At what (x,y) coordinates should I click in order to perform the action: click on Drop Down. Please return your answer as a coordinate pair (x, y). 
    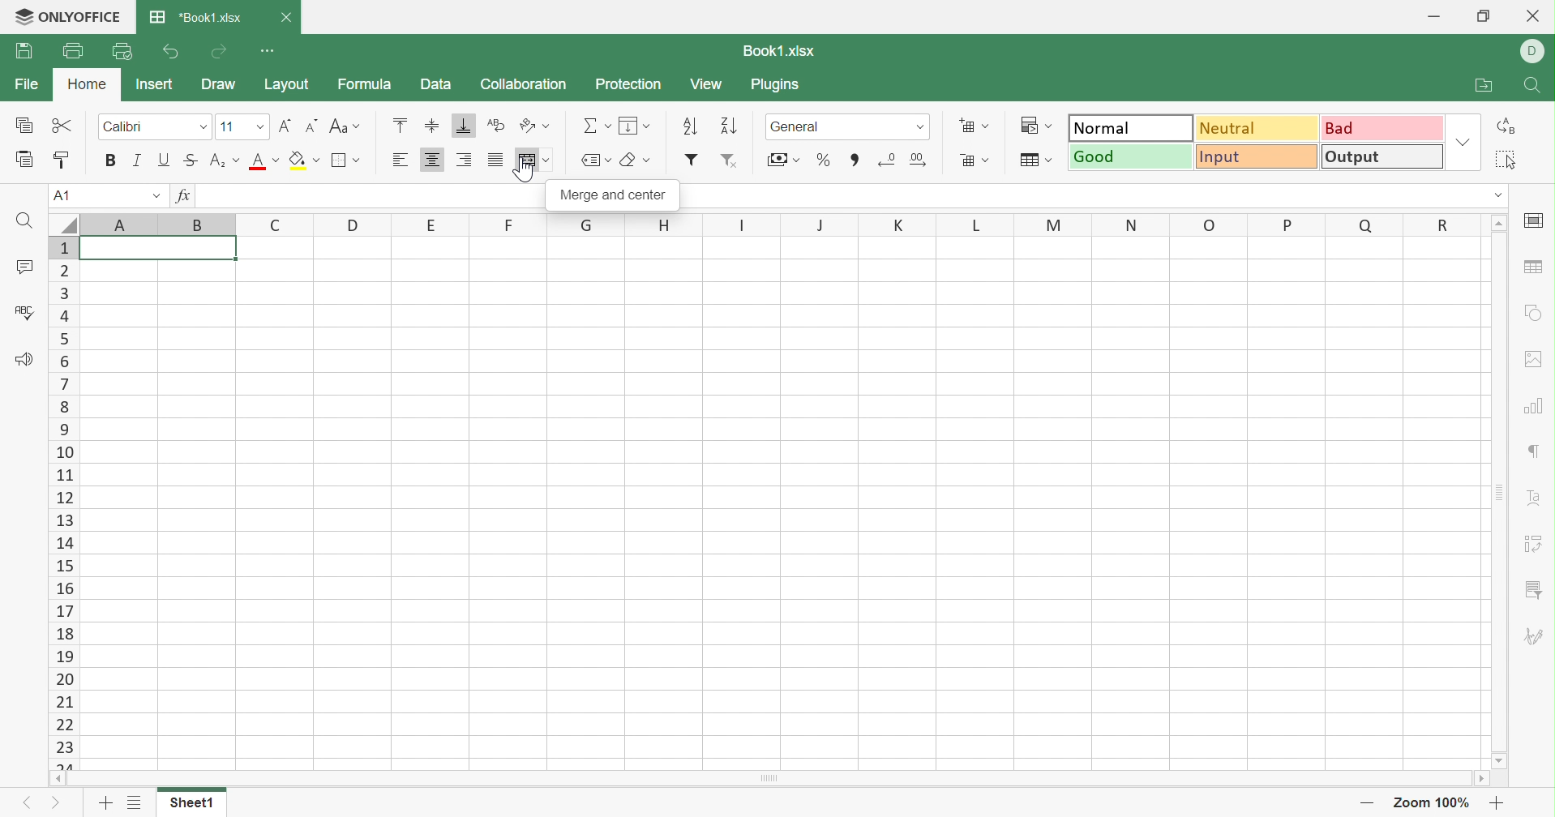
    Looking at the image, I should click on (920, 126).